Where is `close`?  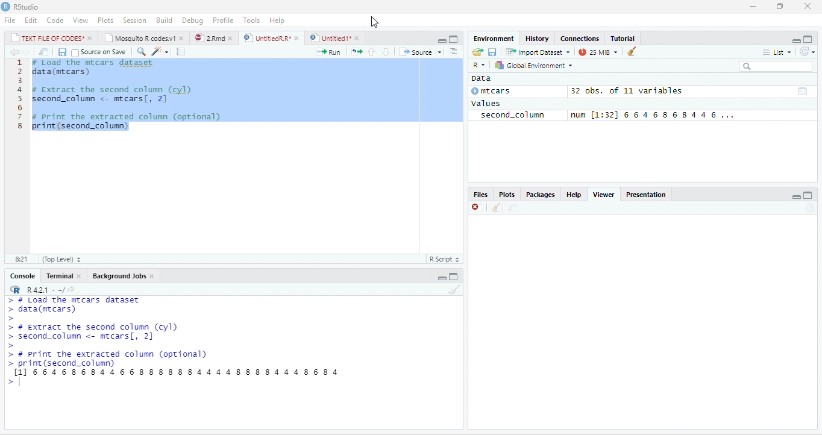 close is located at coordinates (90, 37).